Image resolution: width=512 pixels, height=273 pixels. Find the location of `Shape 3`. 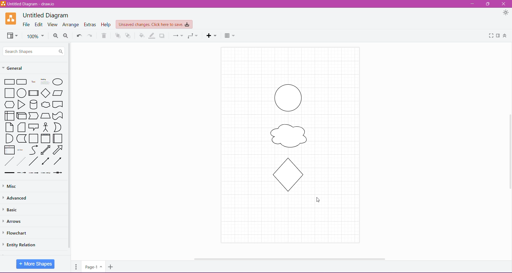

Shape 3 is located at coordinates (285, 175).